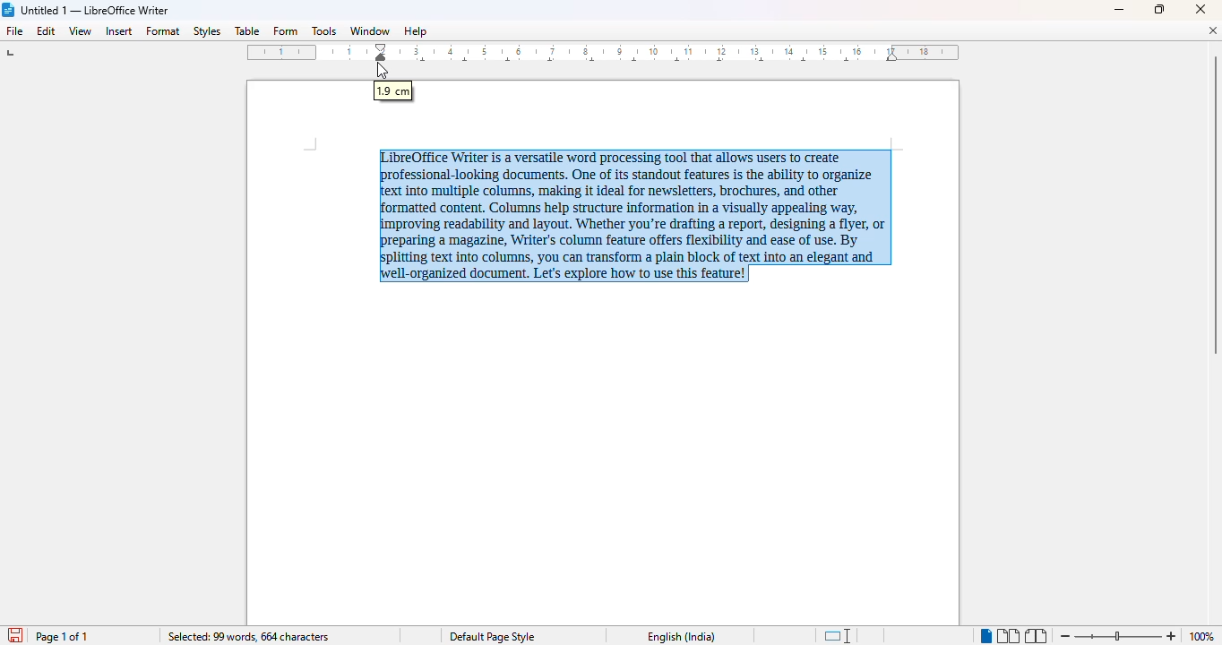 The width and height of the screenshot is (1222, 645). I want to click on page 1 of 1, so click(65, 637).